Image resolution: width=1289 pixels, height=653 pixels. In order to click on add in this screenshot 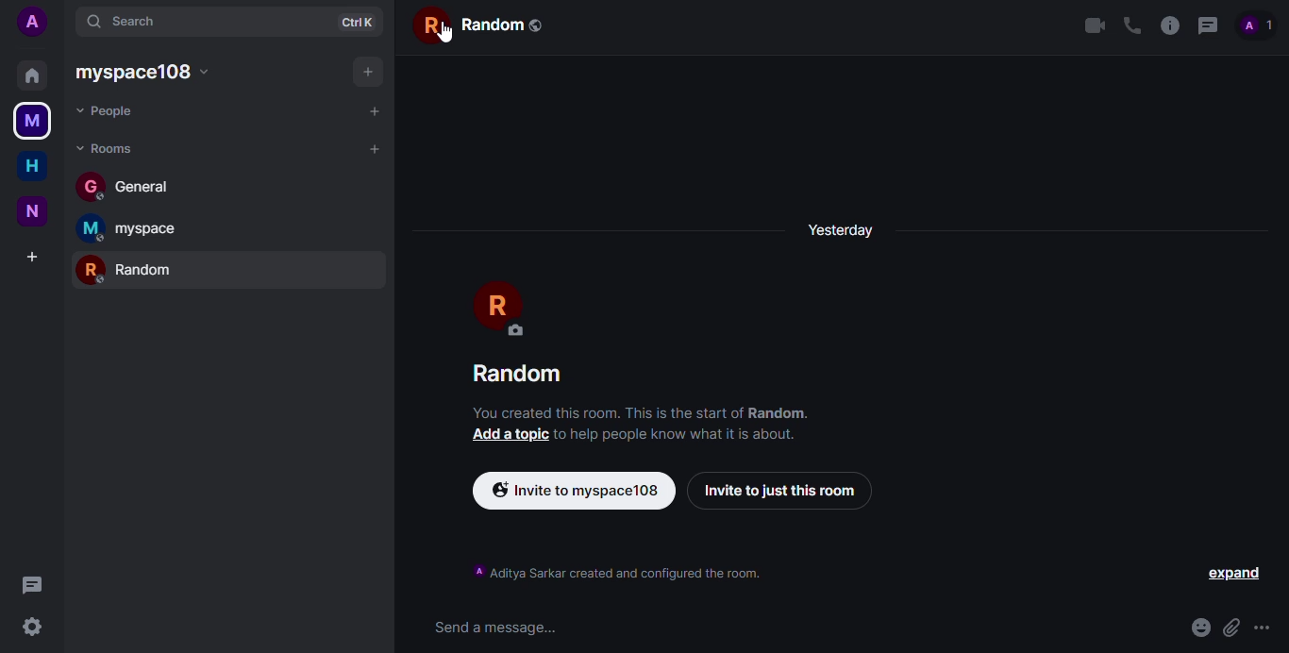, I will do `click(371, 109)`.